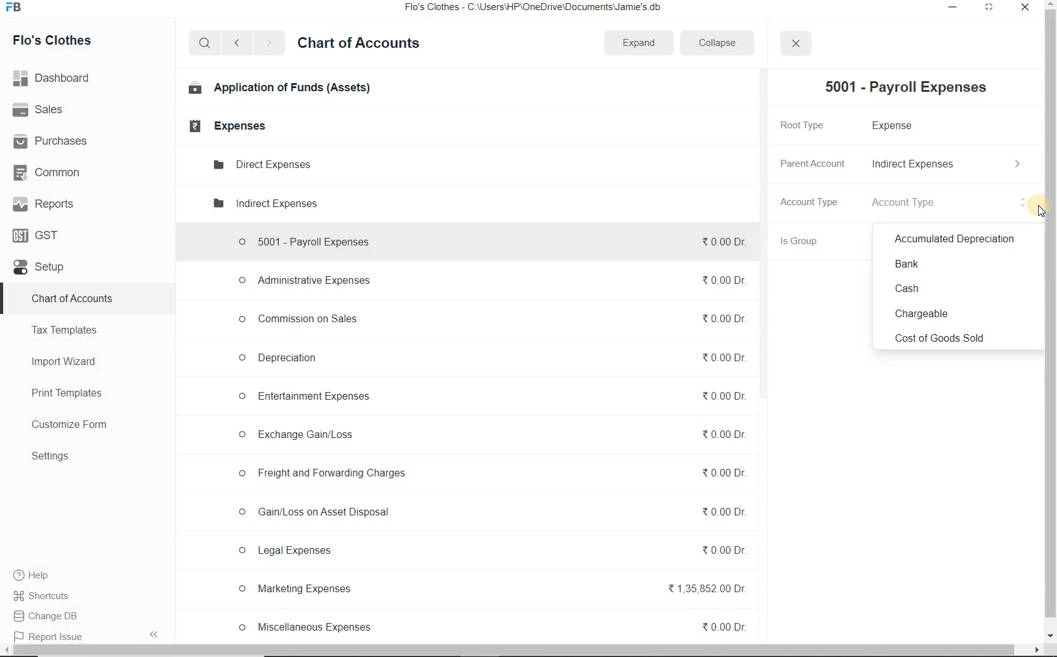  What do you see at coordinates (38, 575) in the screenshot?
I see ` Help` at bounding box center [38, 575].